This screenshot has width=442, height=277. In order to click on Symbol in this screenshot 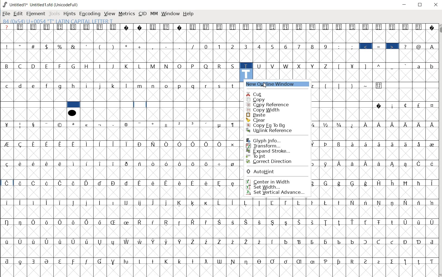, I will do `click(62, 223)`.